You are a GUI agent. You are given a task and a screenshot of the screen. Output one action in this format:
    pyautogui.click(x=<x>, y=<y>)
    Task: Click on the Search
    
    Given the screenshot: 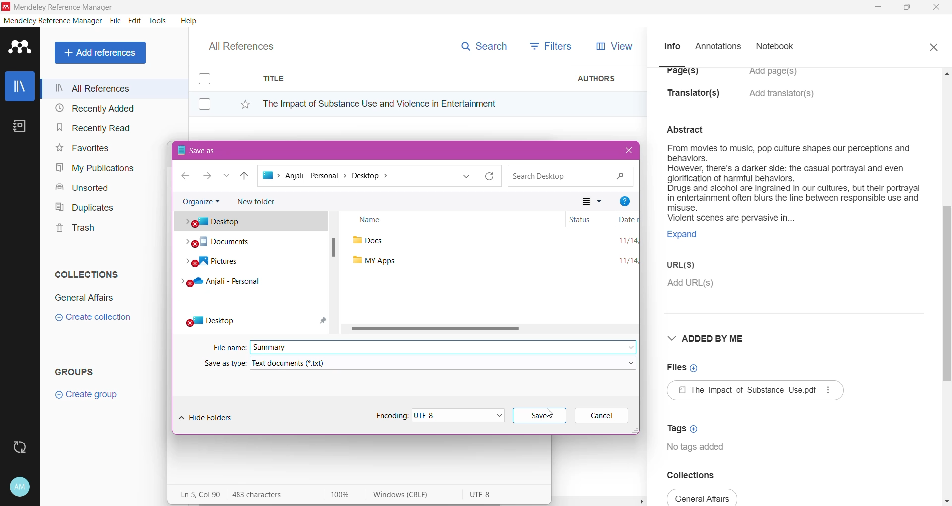 What is the action you would take?
    pyautogui.click(x=483, y=44)
    